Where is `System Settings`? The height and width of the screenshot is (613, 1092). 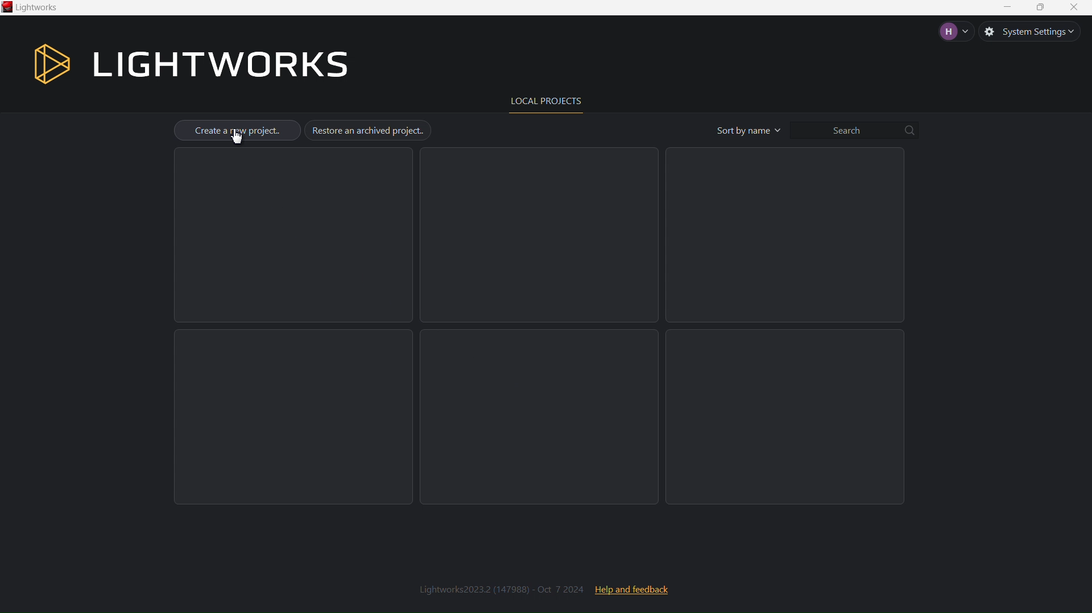 System Settings is located at coordinates (1036, 31).